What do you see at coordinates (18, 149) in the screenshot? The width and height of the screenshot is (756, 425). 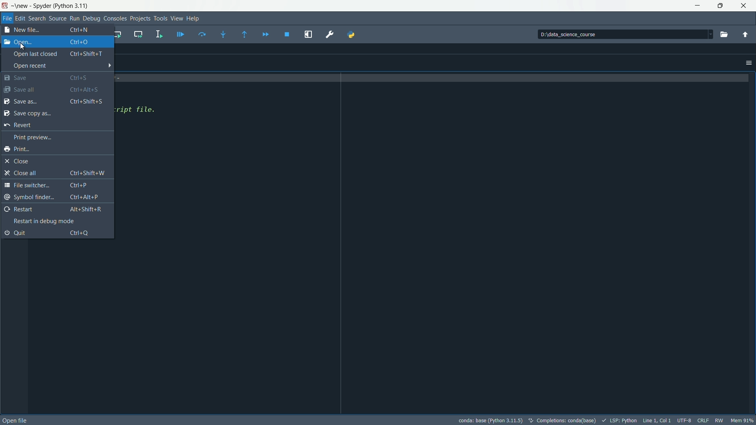 I see `print` at bounding box center [18, 149].